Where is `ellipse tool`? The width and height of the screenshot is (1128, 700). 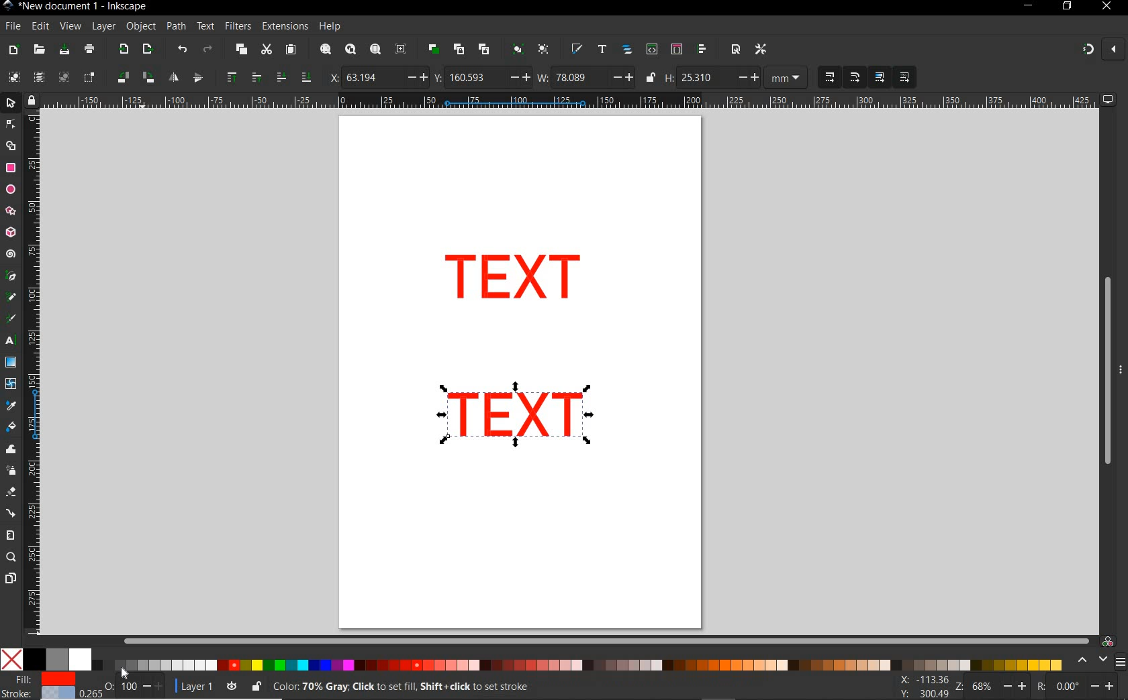
ellipse tool is located at coordinates (10, 189).